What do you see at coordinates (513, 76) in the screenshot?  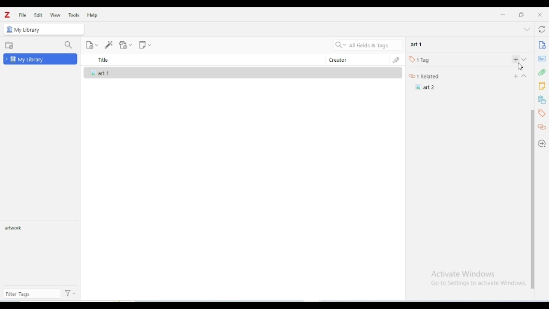 I see `Add` at bounding box center [513, 76].